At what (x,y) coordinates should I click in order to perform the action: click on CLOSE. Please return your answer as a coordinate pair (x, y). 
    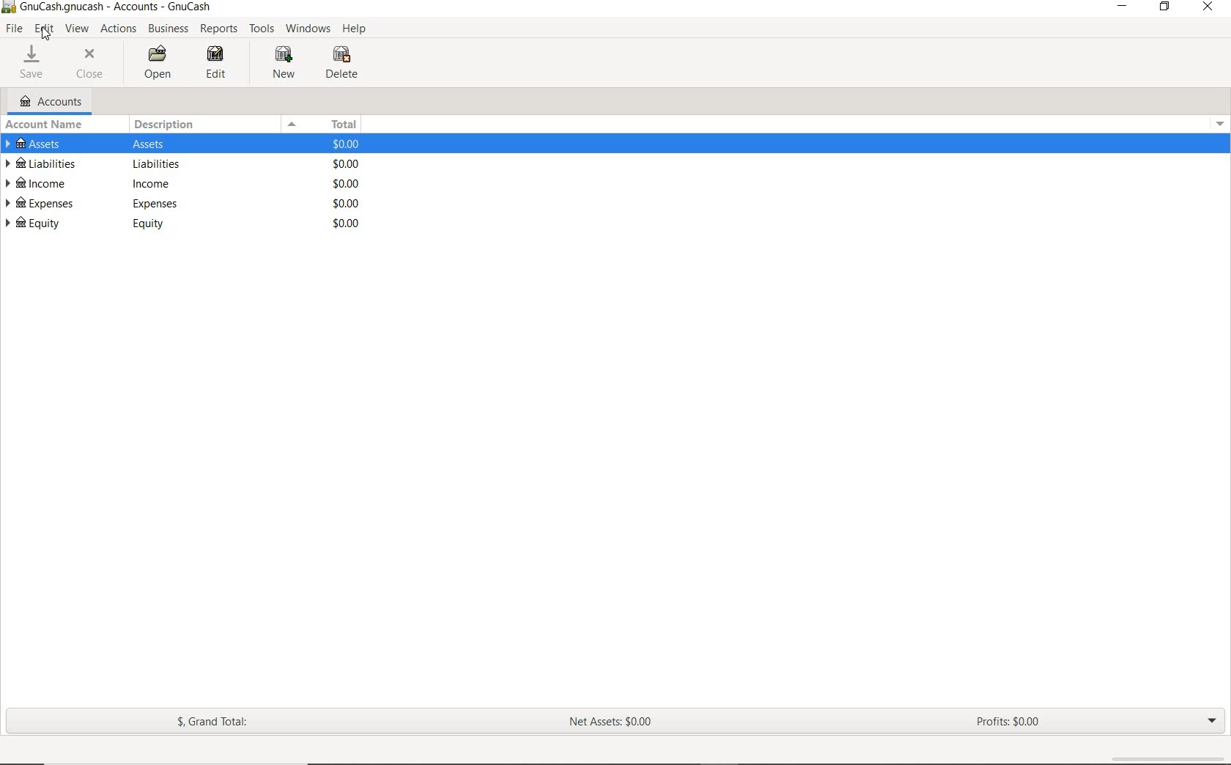
    Looking at the image, I should click on (94, 64).